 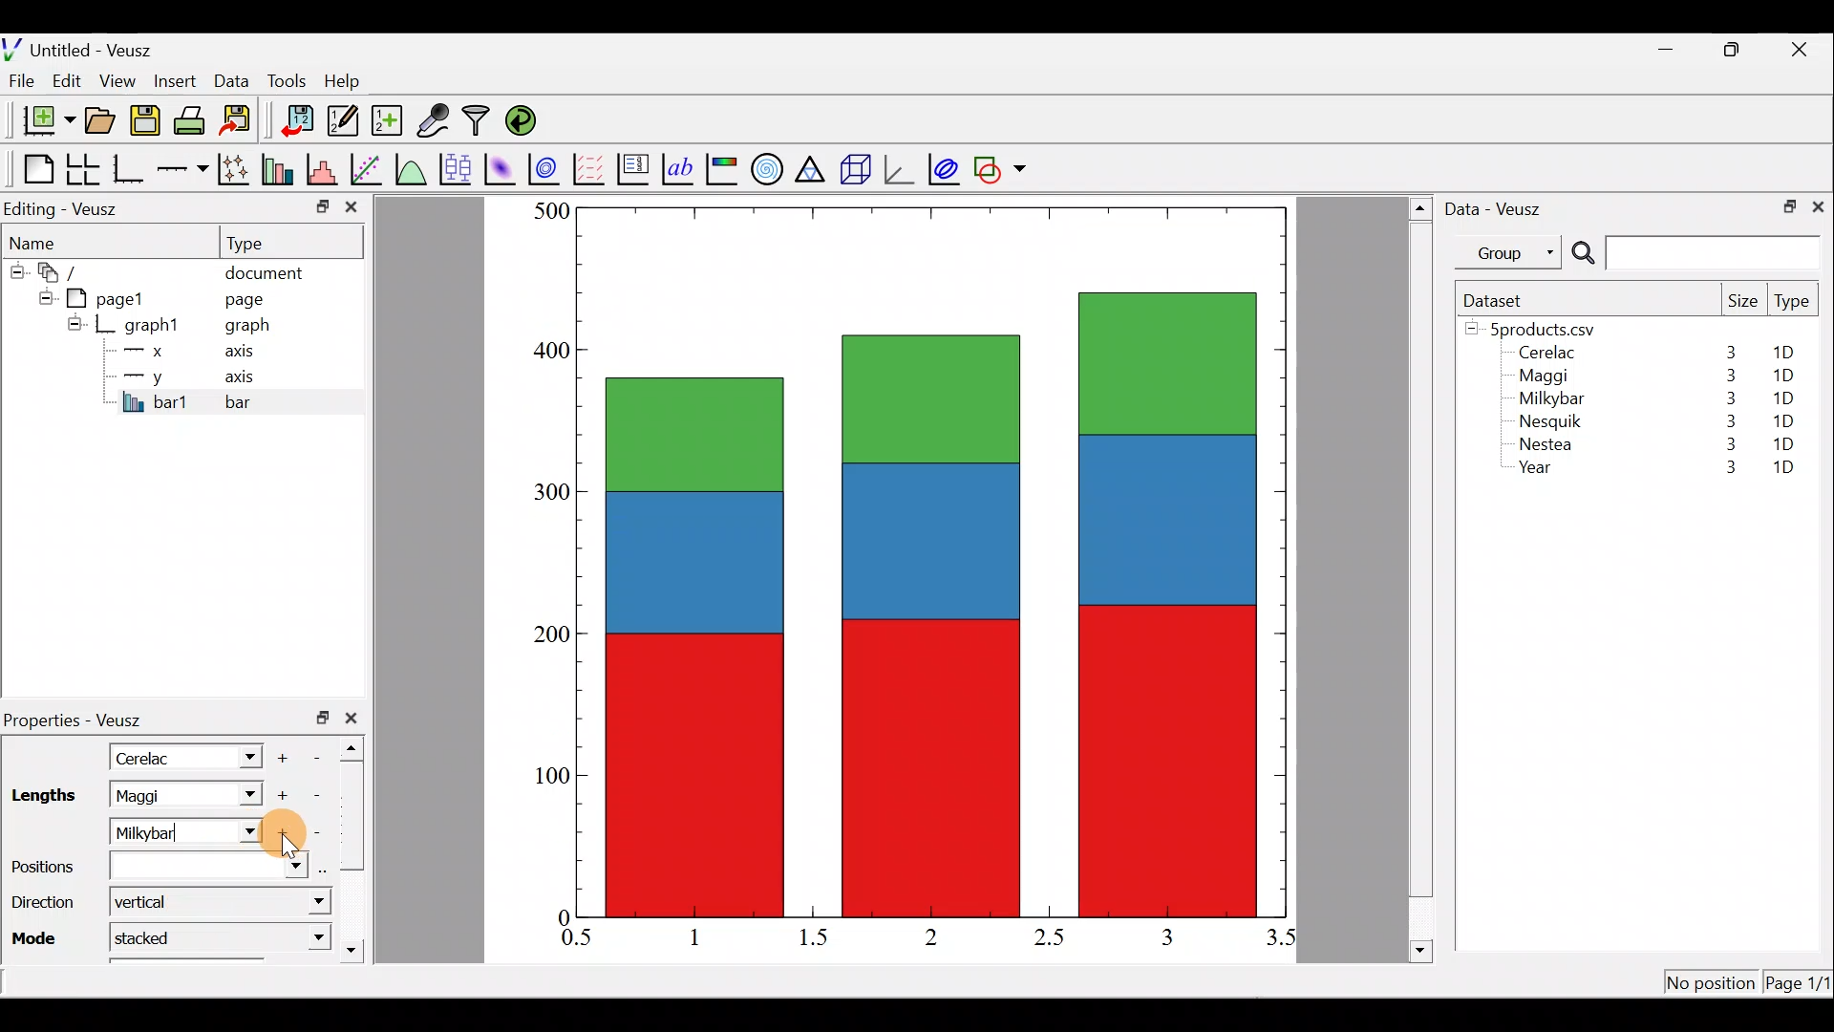 I want to click on restore down, so click(x=323, y=718).